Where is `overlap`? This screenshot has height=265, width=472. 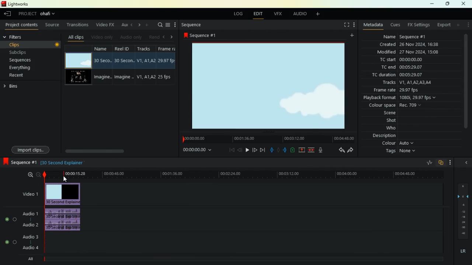 overlap is located at coordinates (441, 162).